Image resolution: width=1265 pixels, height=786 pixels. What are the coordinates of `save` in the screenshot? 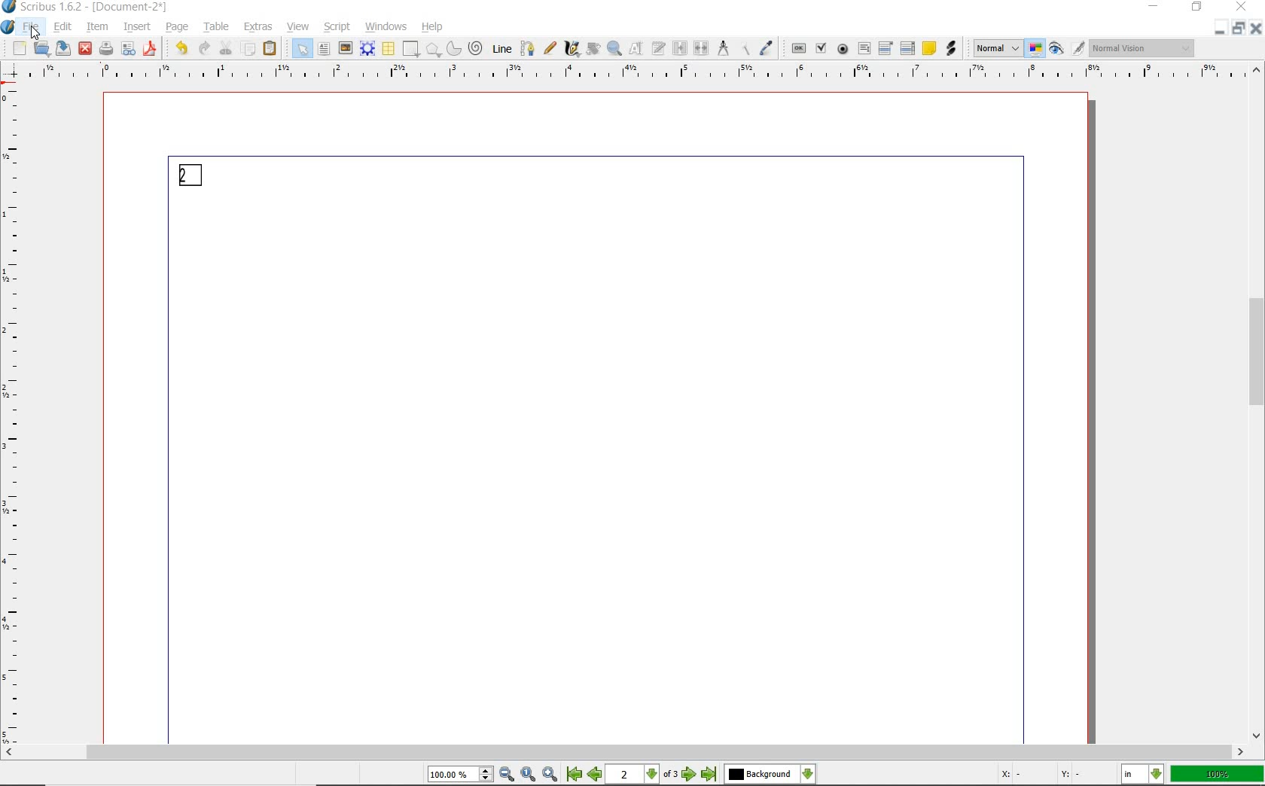 It's located at (63, 49).